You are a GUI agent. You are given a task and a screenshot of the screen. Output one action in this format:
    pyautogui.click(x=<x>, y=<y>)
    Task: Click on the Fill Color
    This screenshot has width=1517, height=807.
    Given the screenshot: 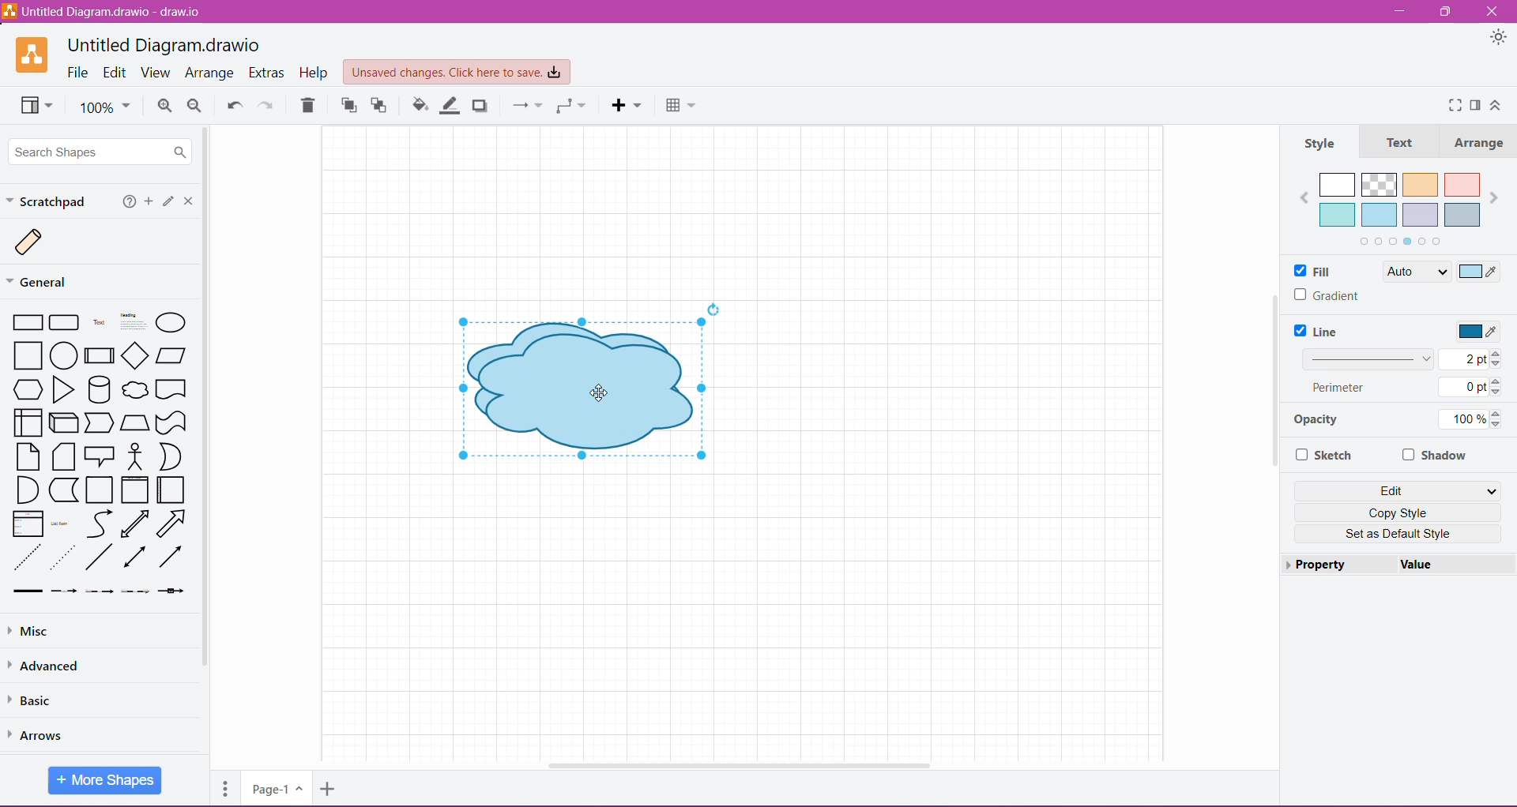 What is the action you would take?
    pyautogui.click(x=420, y=106)
    